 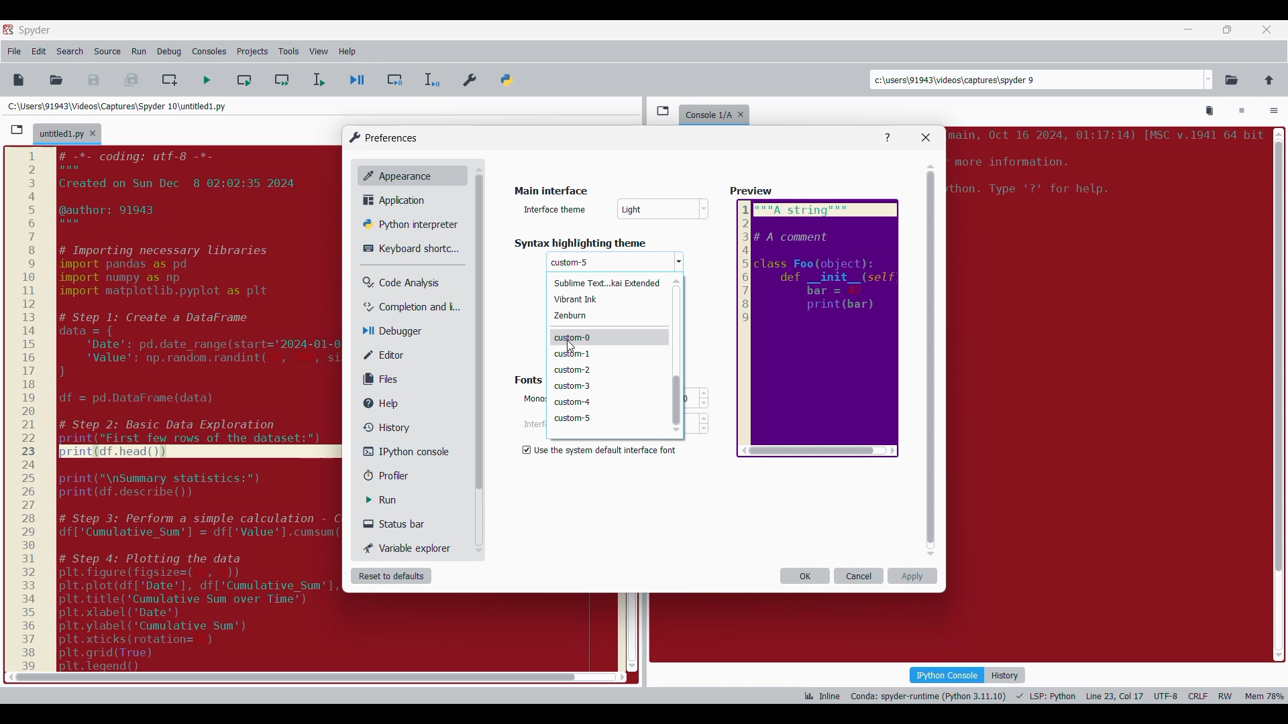 I want to click on Help menu, so click(x=347, y=52).